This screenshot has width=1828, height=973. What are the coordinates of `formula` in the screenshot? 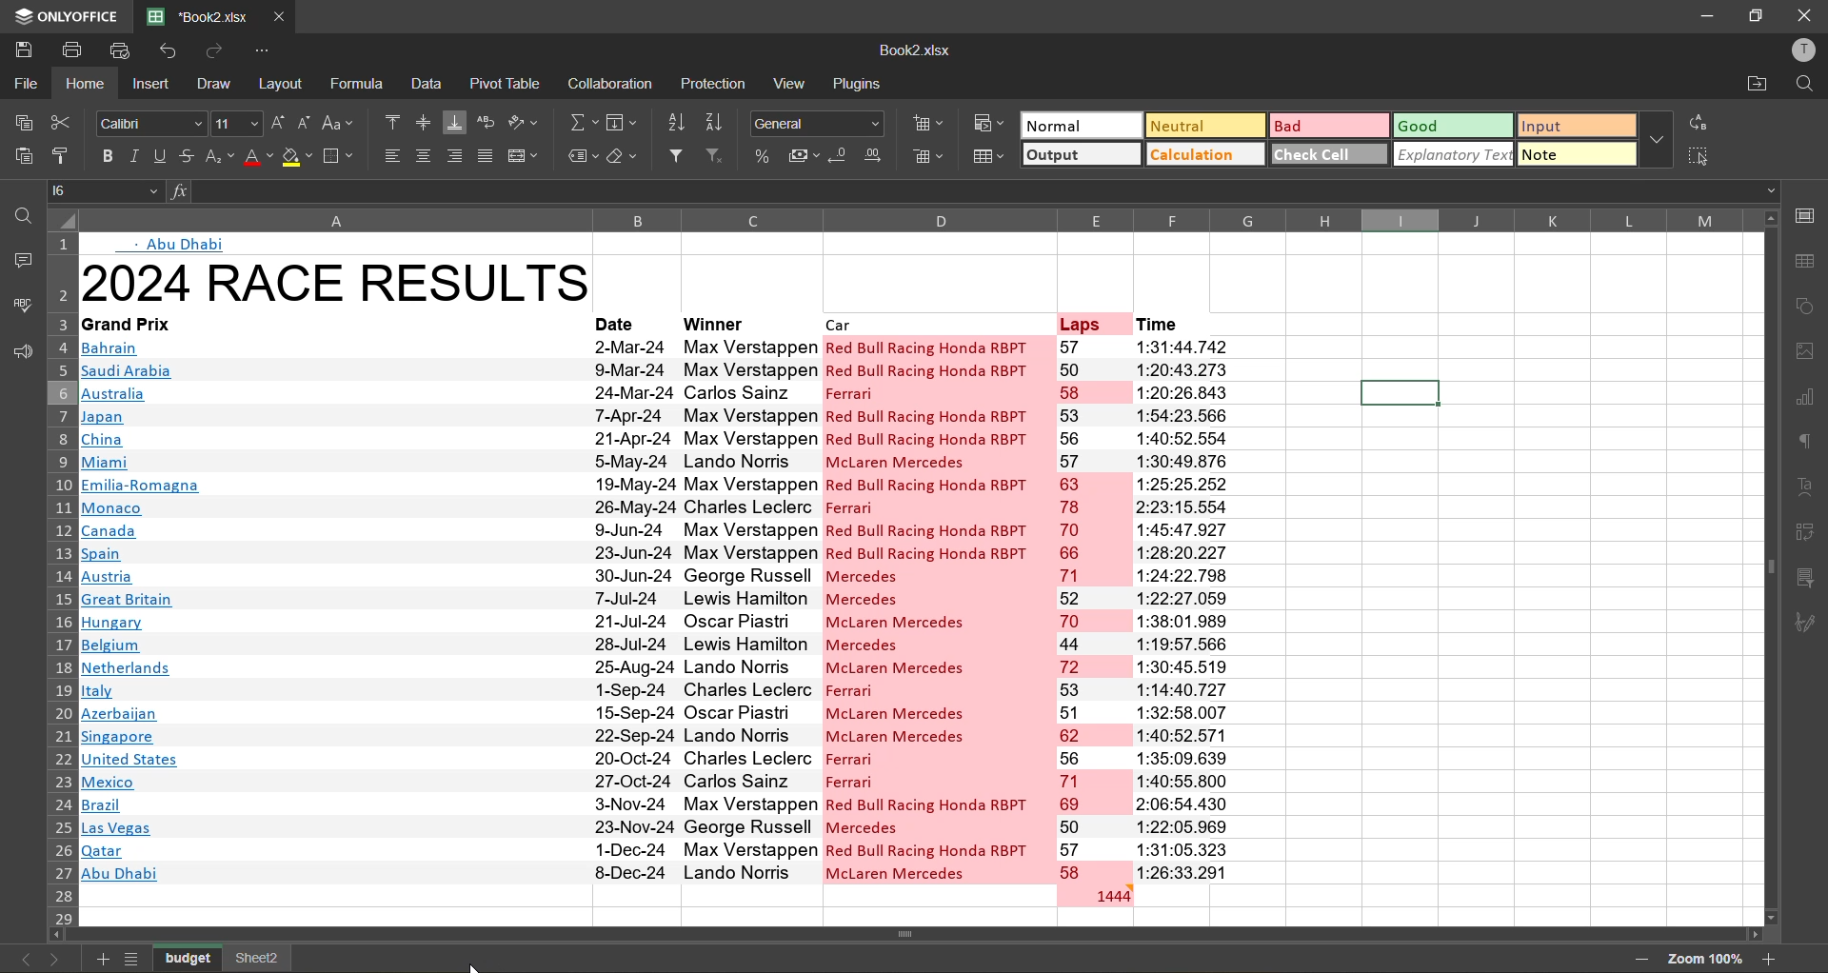 It's located at (356, 83).